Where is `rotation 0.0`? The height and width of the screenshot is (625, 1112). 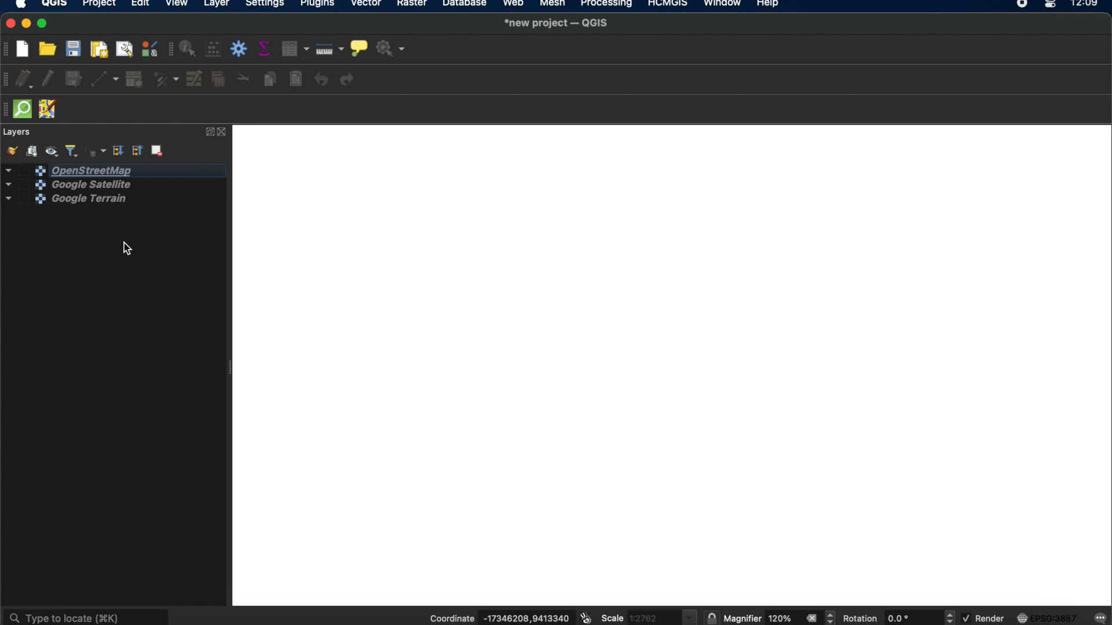
rotation 0.0 is located at coordinates (883, 618).